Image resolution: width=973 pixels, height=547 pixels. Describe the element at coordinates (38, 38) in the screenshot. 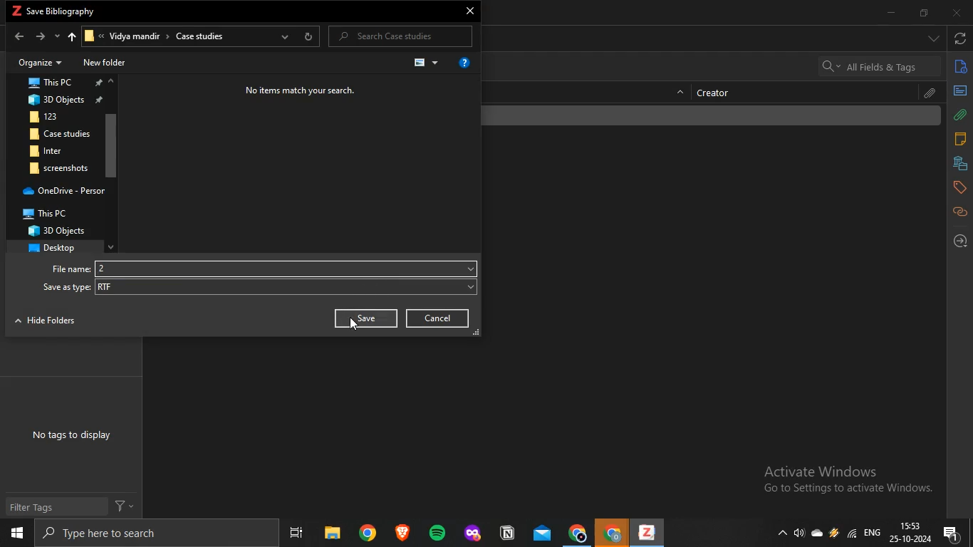

I see `forward` at that location.